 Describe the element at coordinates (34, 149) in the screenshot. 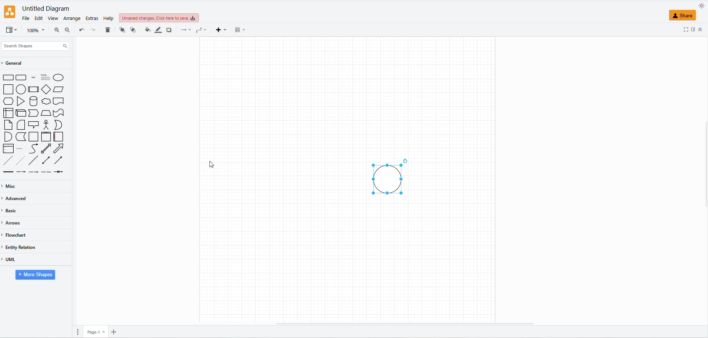

I see `CURVE` at that location.